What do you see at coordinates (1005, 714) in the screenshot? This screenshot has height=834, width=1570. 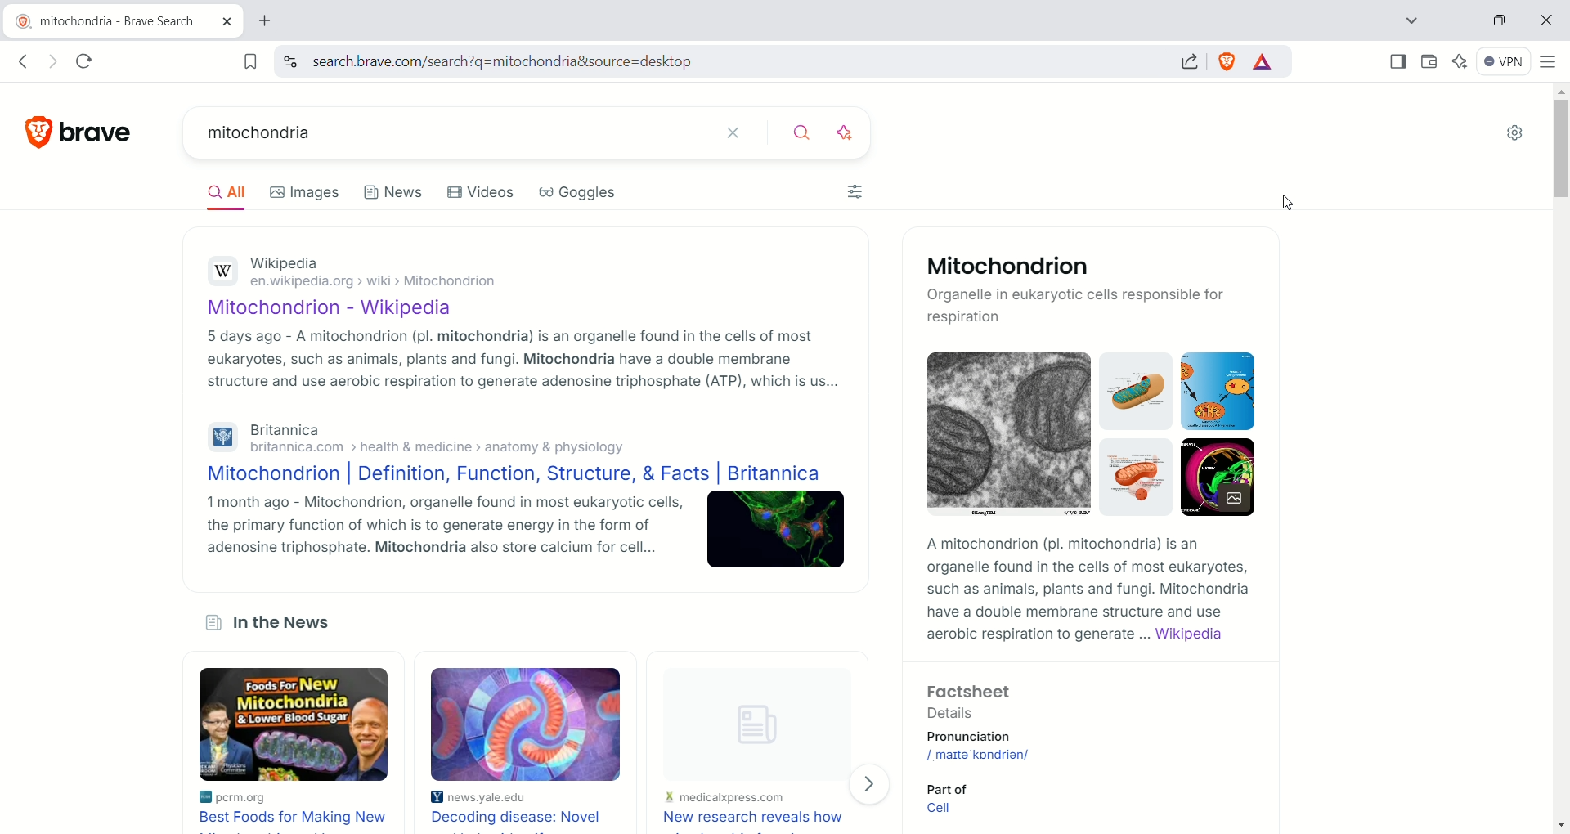 I see `Factsheet Details Pronunciation` at bounding box center [1005, 714].